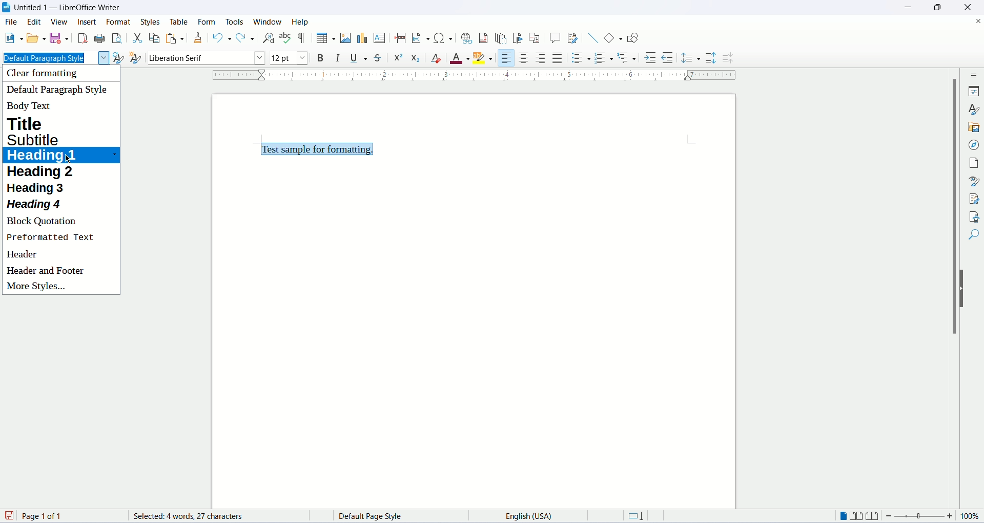  I want to click on Test sample for formatting., so click(318, 148).